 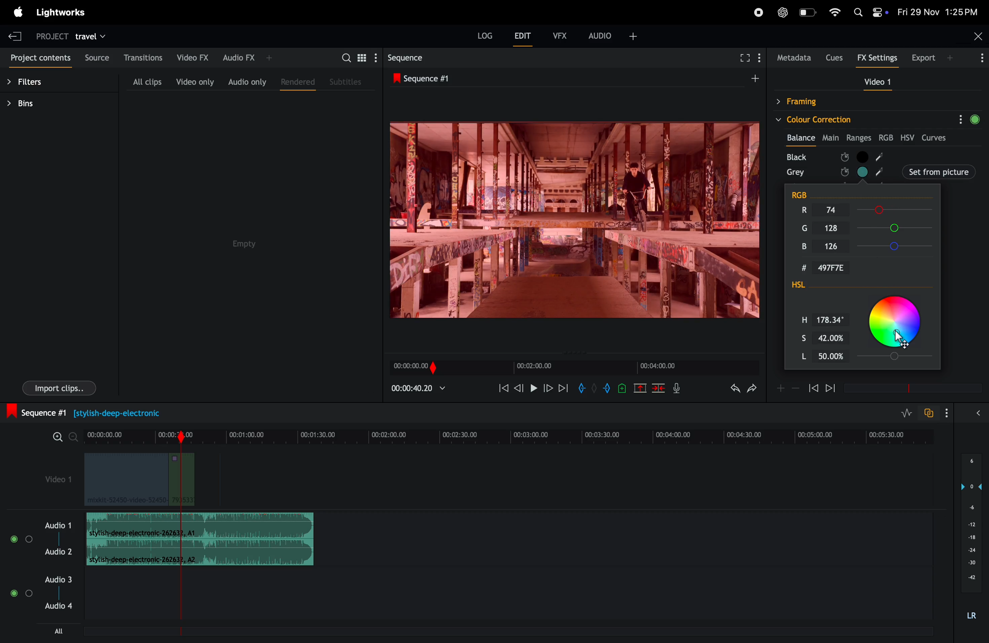 What do you see at coordinates (144, 57) in the screenshot?
I see `transitions` at bounding box center [144, 57].